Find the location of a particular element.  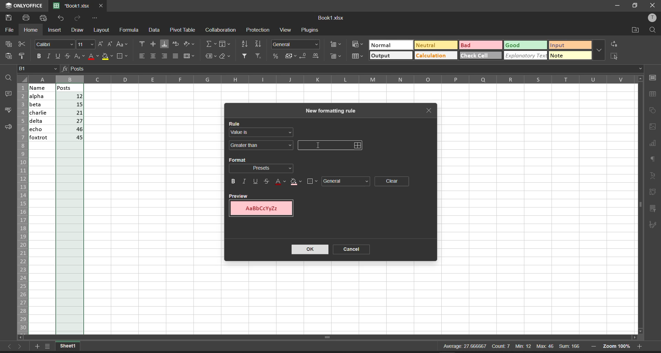

general is located at coordinates (347, 181).